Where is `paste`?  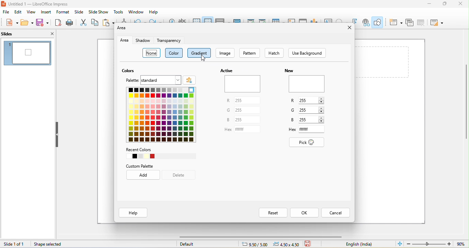
paste is located at coordinates (109, 22).